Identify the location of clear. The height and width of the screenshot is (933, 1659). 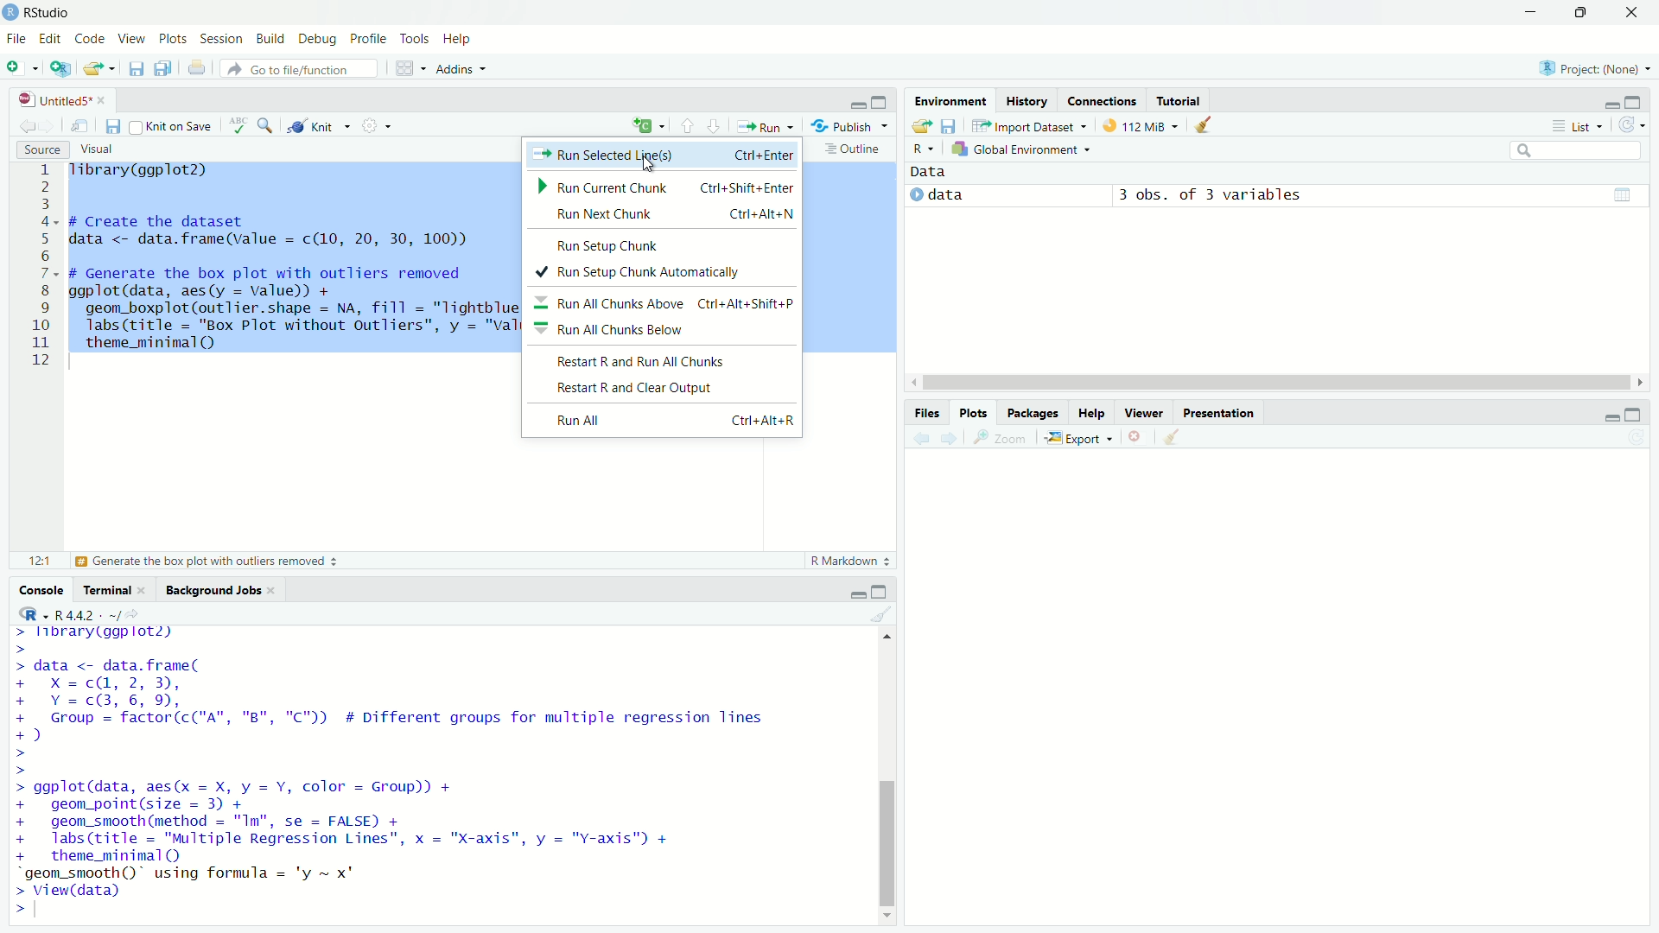
(1166, 435).